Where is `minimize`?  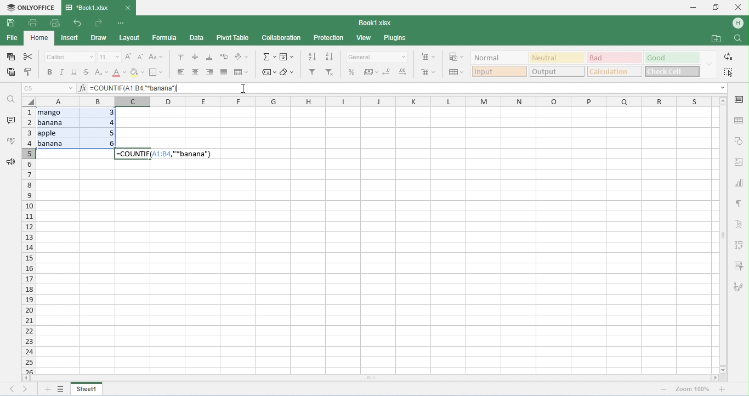
minimize is located at coordinates (693, 8).